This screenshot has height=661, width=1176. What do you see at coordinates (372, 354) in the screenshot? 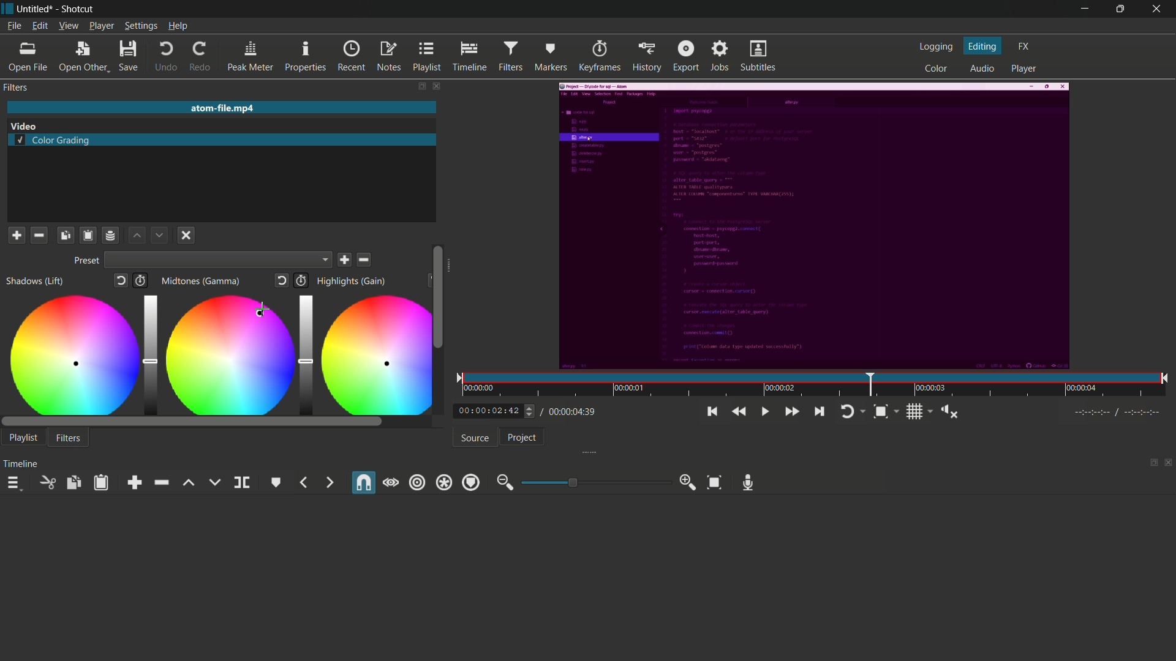
I see `adjustment circle` at bounding box center [372, 354].